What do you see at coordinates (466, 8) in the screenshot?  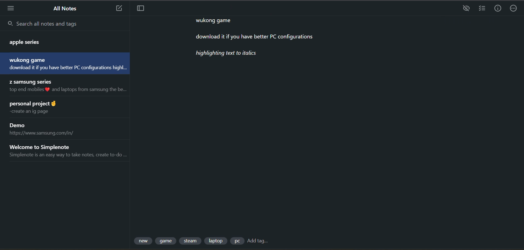 I see `markdown/edit view` at bounding box center [466, 8].